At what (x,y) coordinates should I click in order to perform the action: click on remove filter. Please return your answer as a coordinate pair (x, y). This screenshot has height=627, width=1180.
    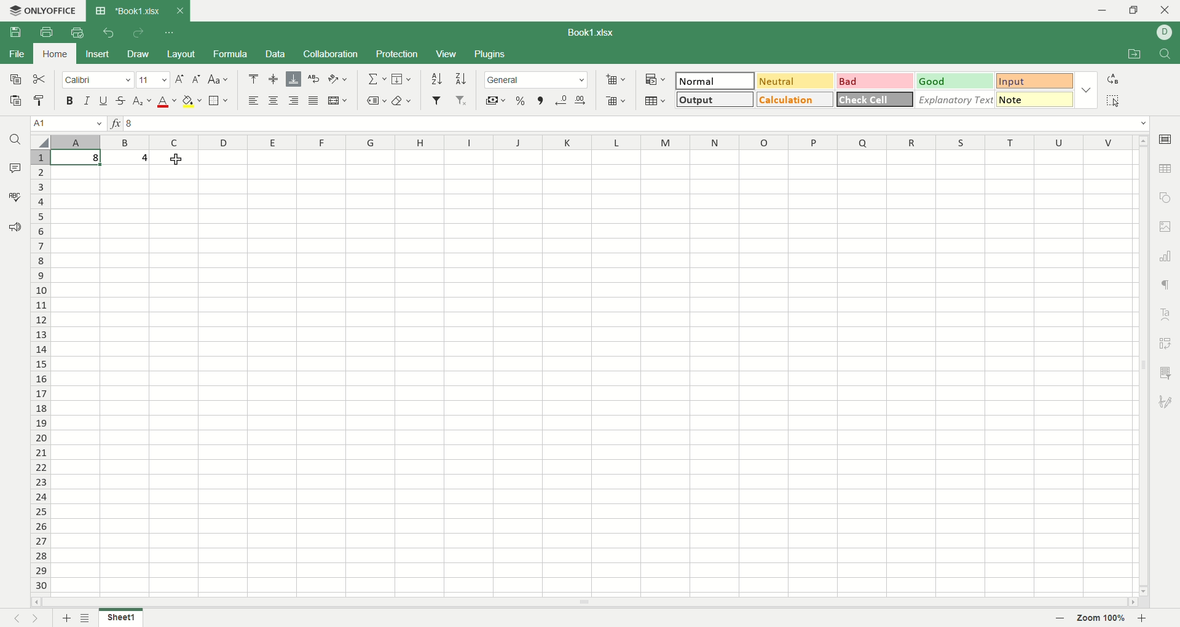
    Looking at the image, I should click on (462, 100).